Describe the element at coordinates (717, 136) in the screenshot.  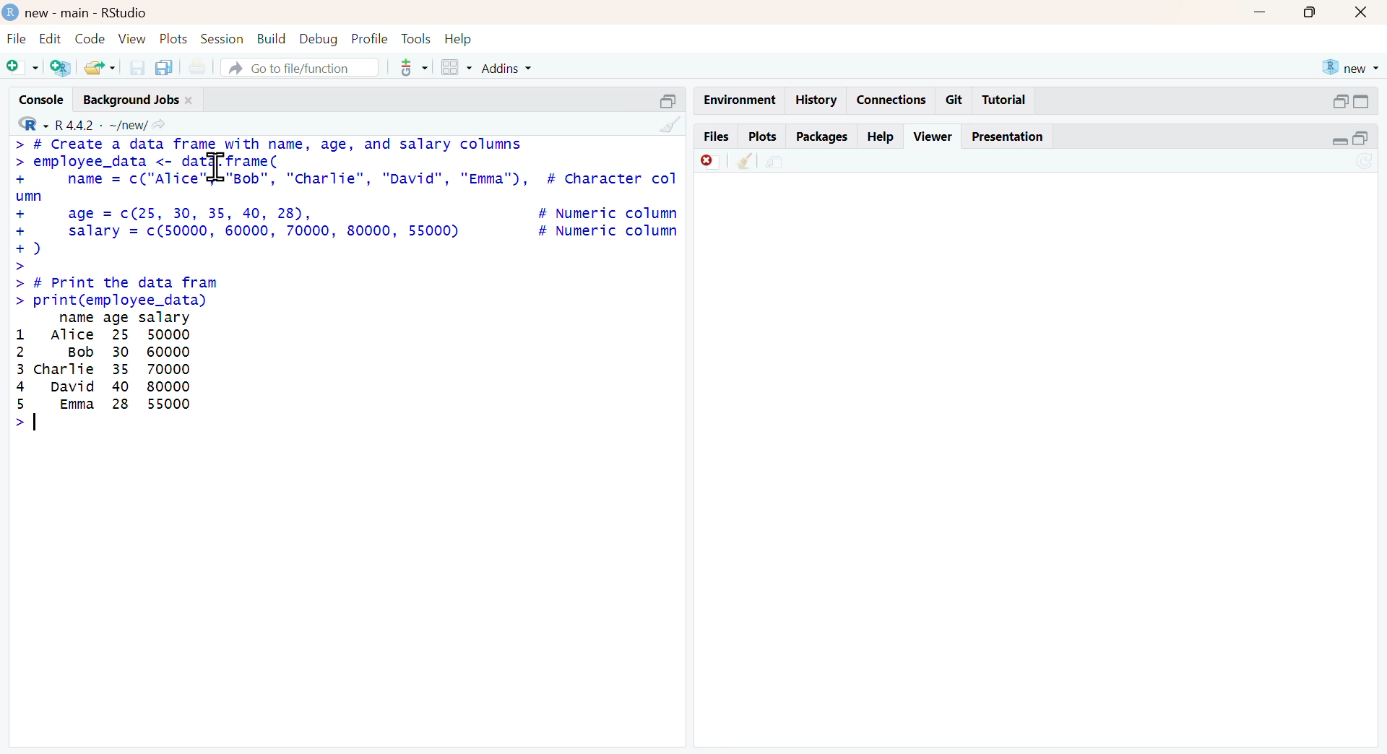
I see `Files` at that location.